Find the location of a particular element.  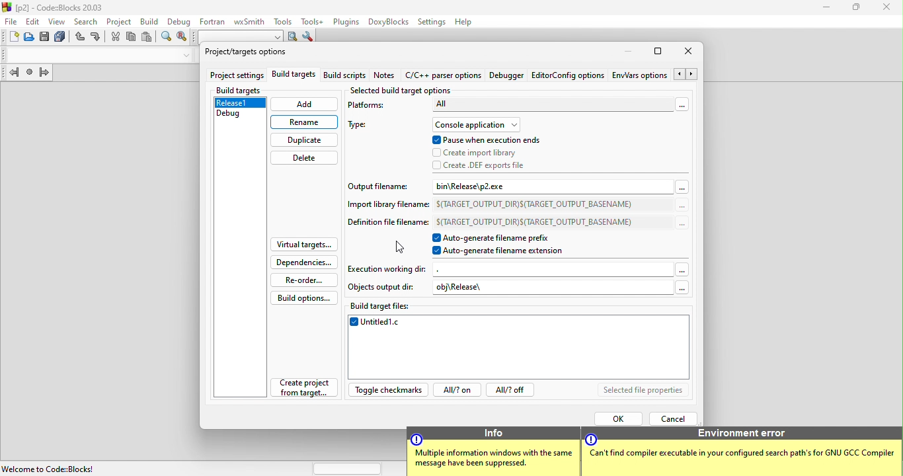

execution working dir is located at coordinates (389, 268).